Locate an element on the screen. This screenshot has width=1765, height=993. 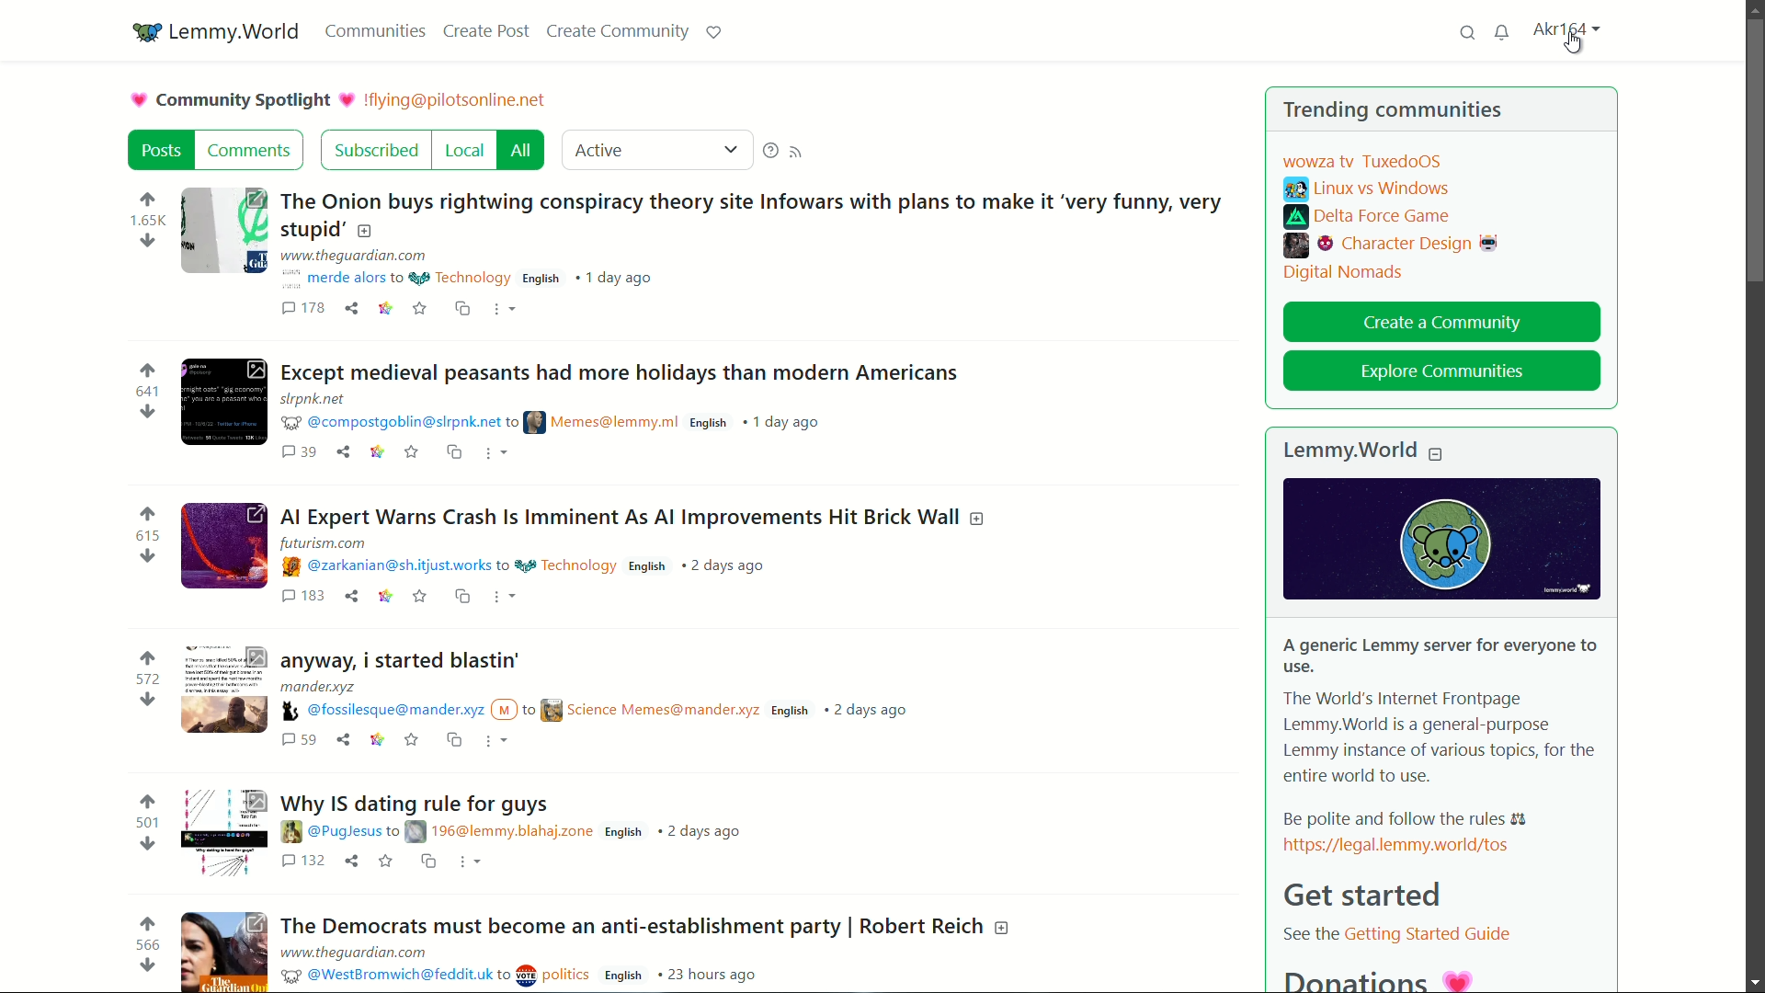
save is located at coordinates (411, 449).